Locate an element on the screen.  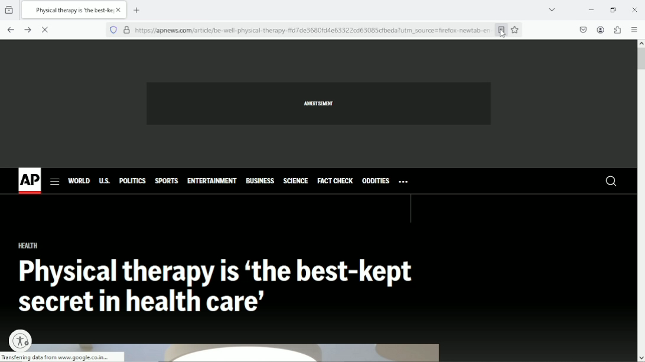
account is located at coordinates (601, 31).